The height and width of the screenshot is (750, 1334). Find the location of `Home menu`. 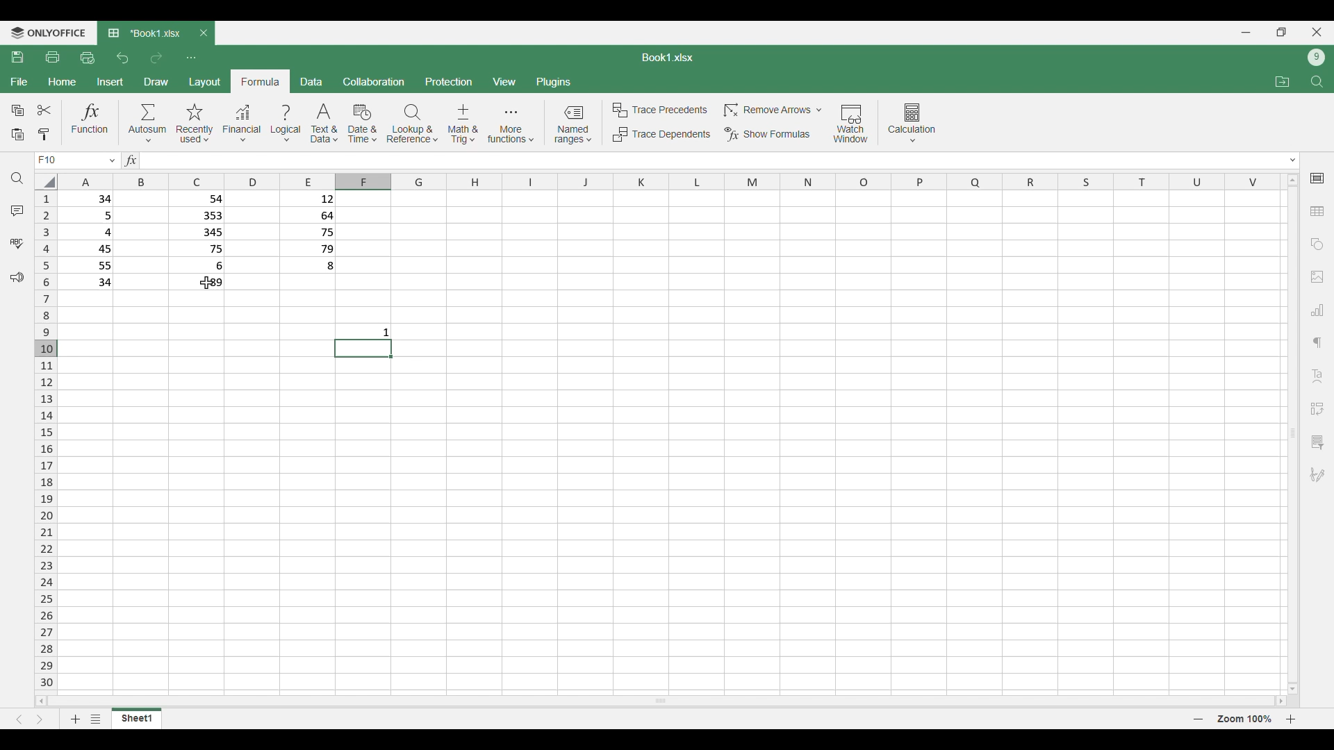

Home menu is located at coordinates (62, 82).